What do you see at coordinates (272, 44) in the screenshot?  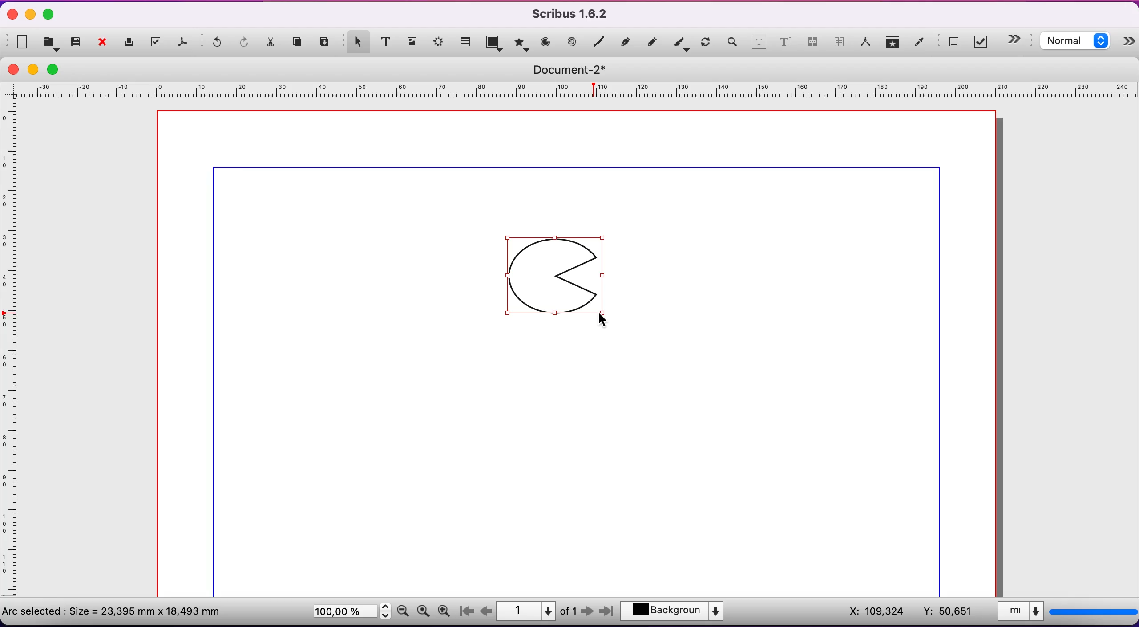 I see `cut` at bounding box center [272, 44].